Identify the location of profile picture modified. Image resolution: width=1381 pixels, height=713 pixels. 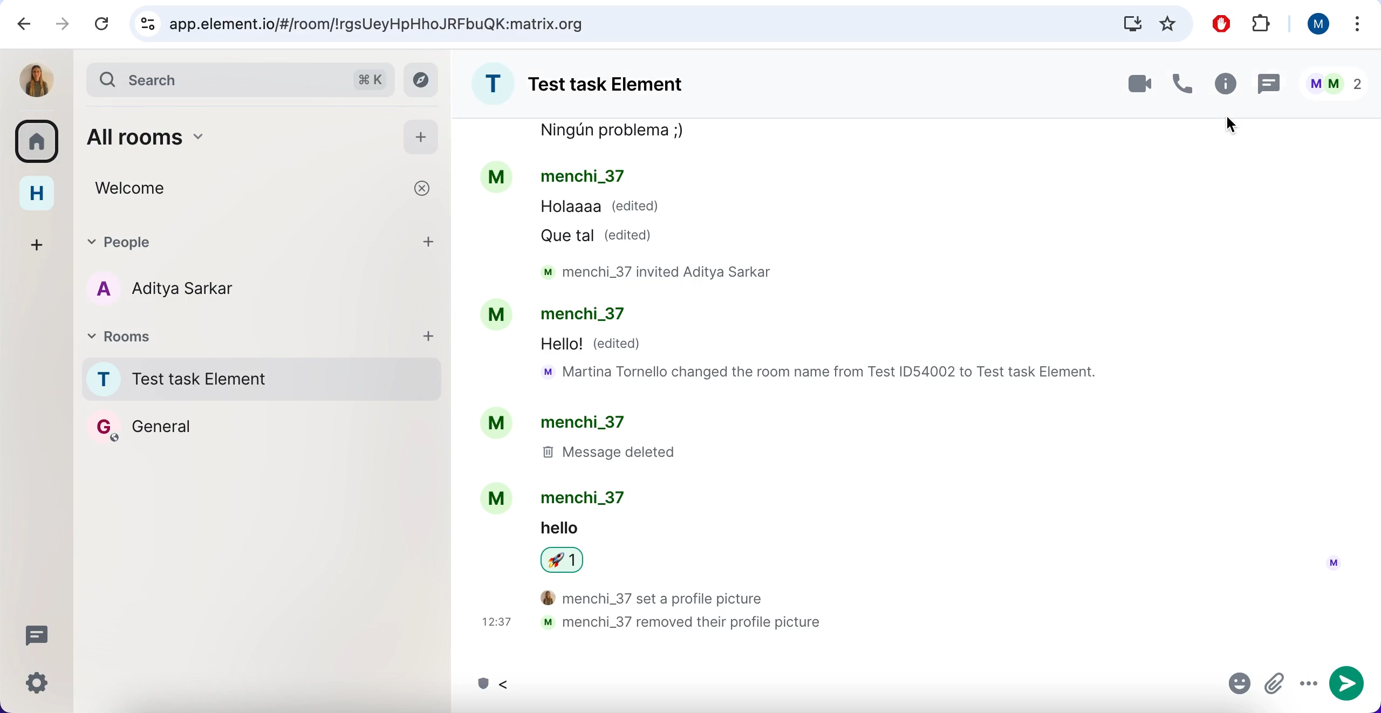
(36, 80).